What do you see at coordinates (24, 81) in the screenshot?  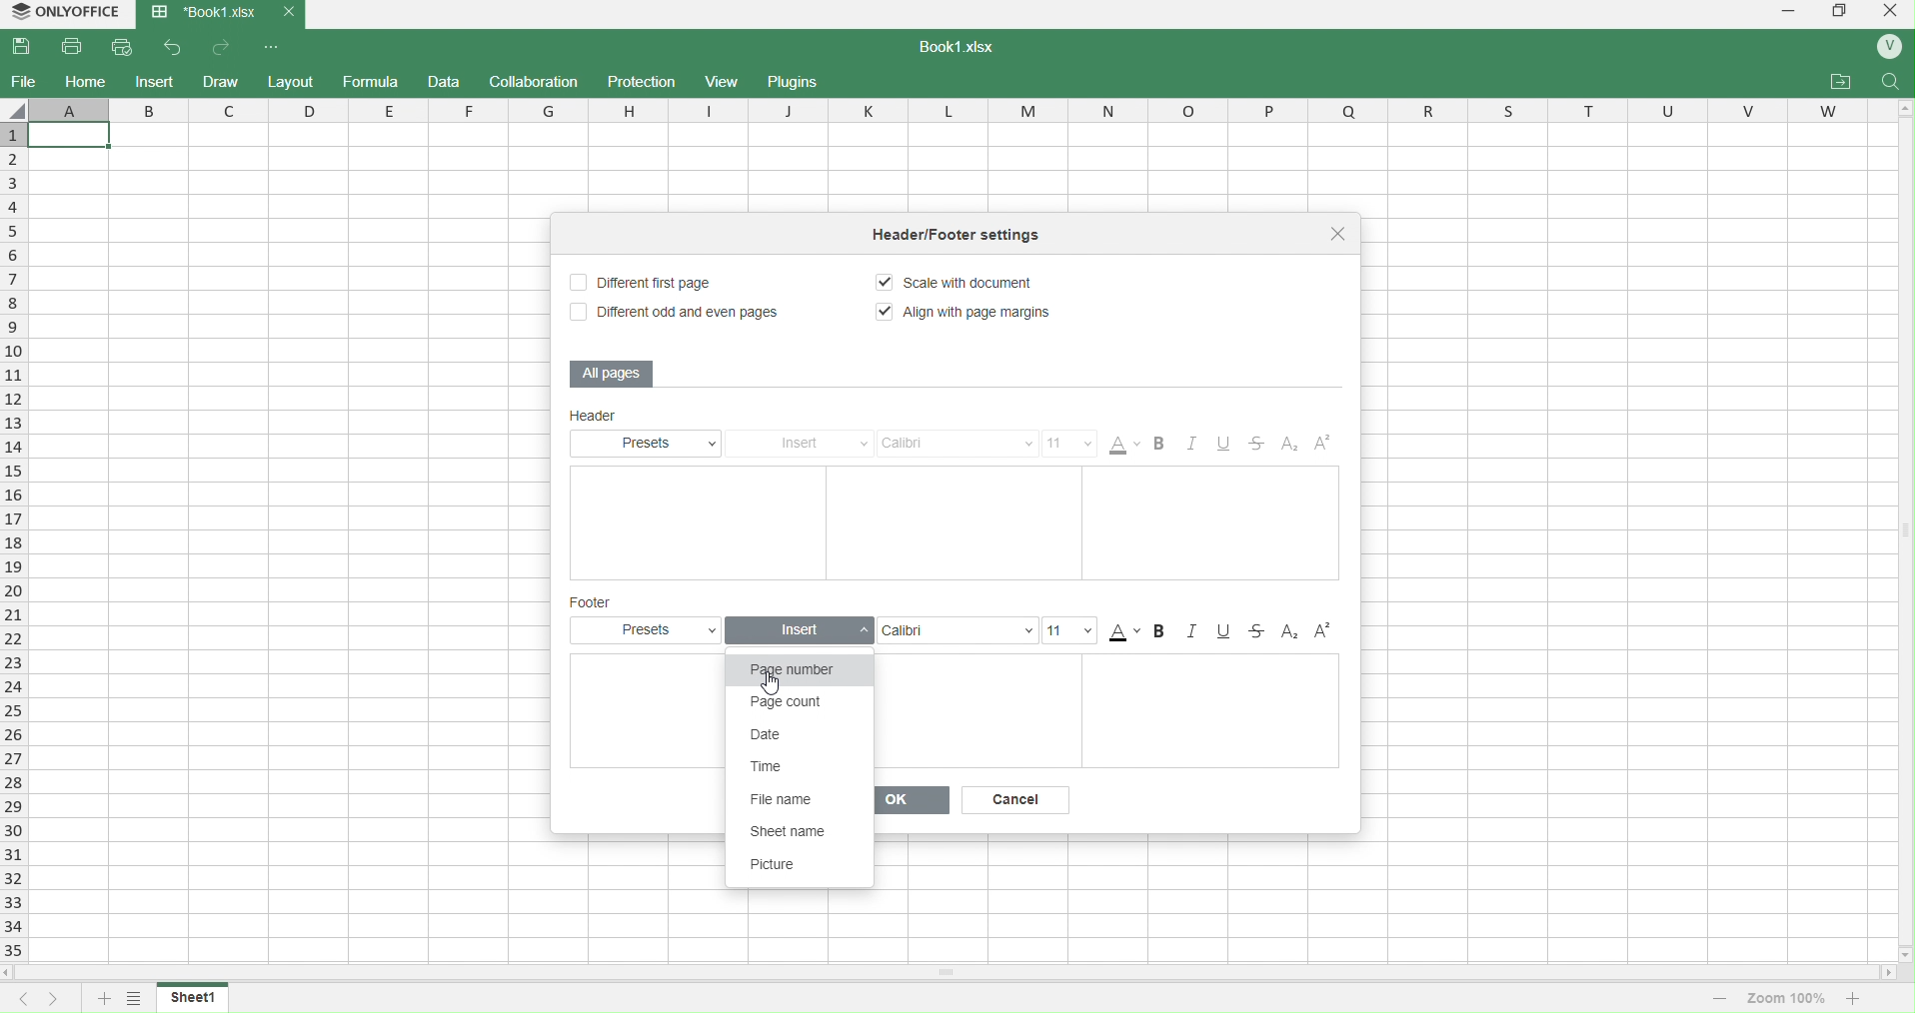 I see `file` at bounding box center [24, 81].